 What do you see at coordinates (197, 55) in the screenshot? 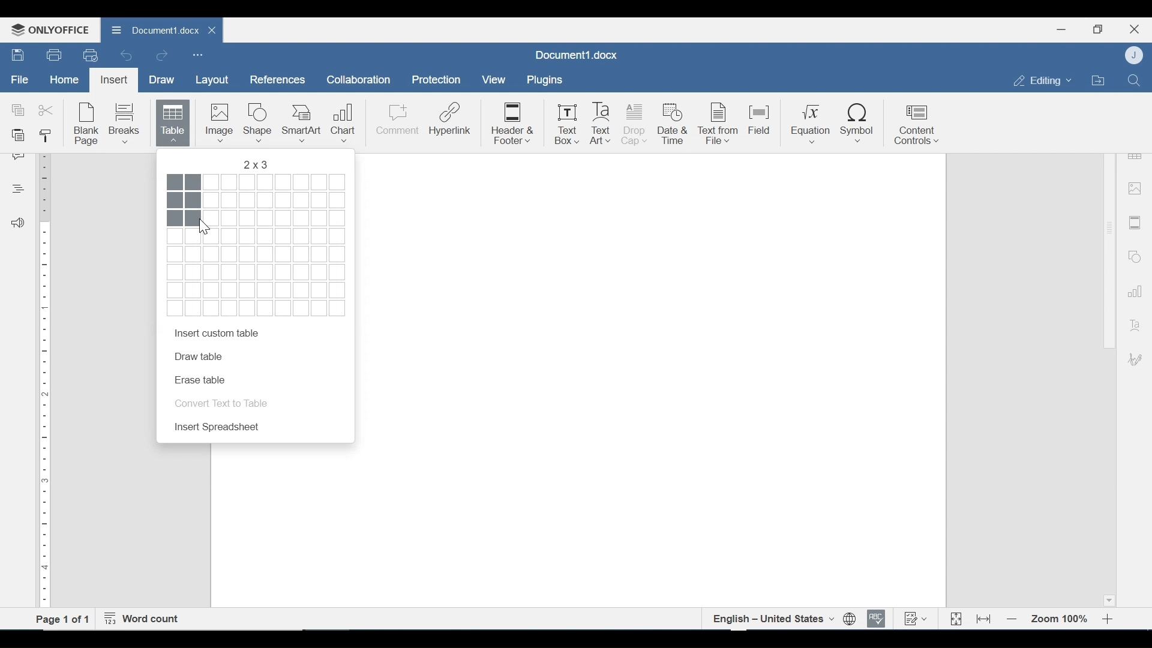
I see `Customize Quick Access Toolbar` at bounding box center [197, 55].